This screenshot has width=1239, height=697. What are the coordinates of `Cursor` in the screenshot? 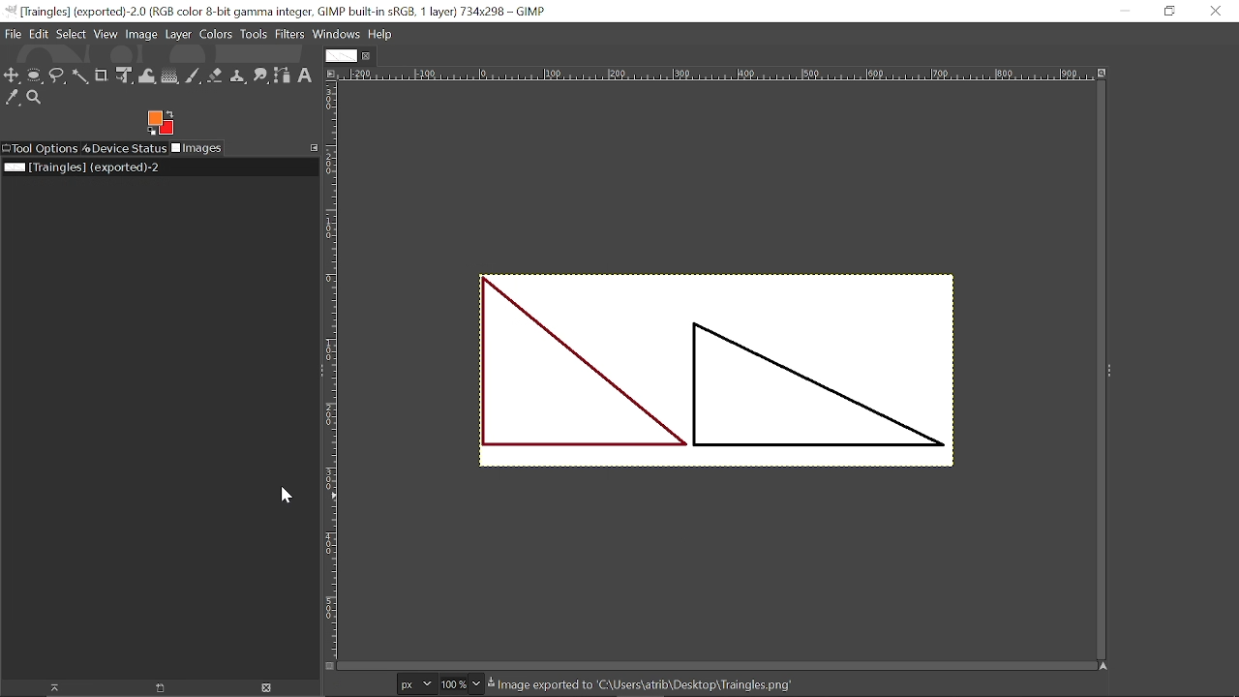 It's located at (289, 496).